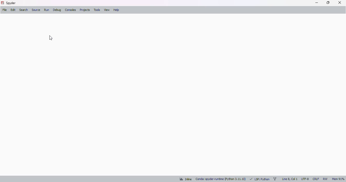 The height and width of the screenshot is (182, 346). What do you see at coordinates (325, 179) in the screenshot?
I see `RW` at bounding box center [325, 179].